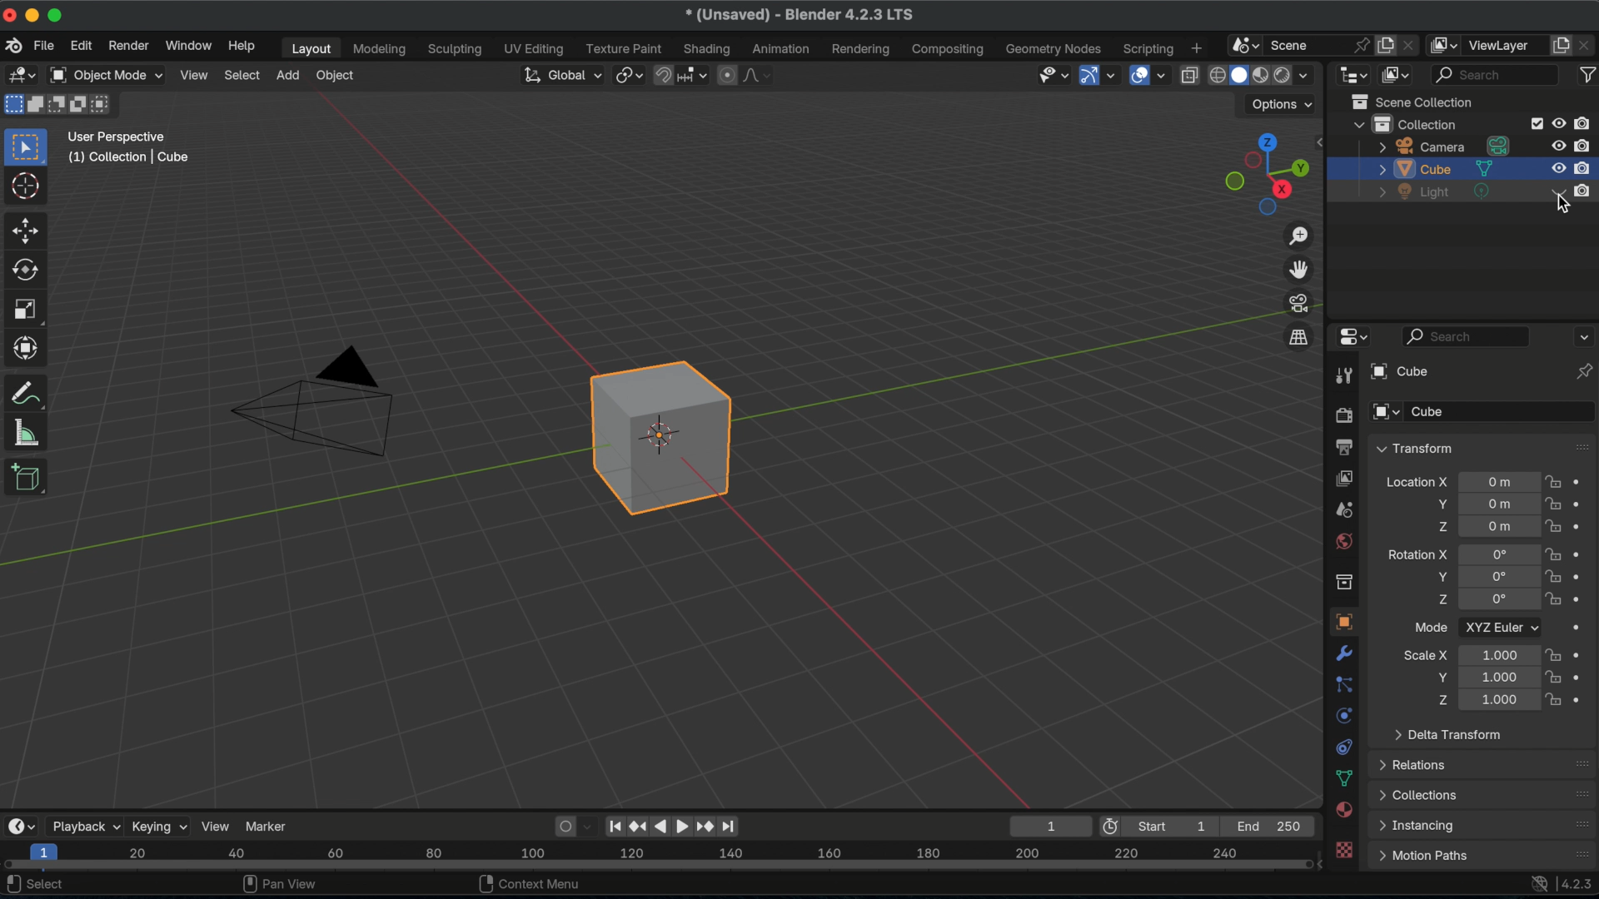 The height and width of the screenshot is (899, 1599). What do you see at coordinates (1345, 477) in the screenshot?
I see `view layer` at bounding box center [1345, 477].